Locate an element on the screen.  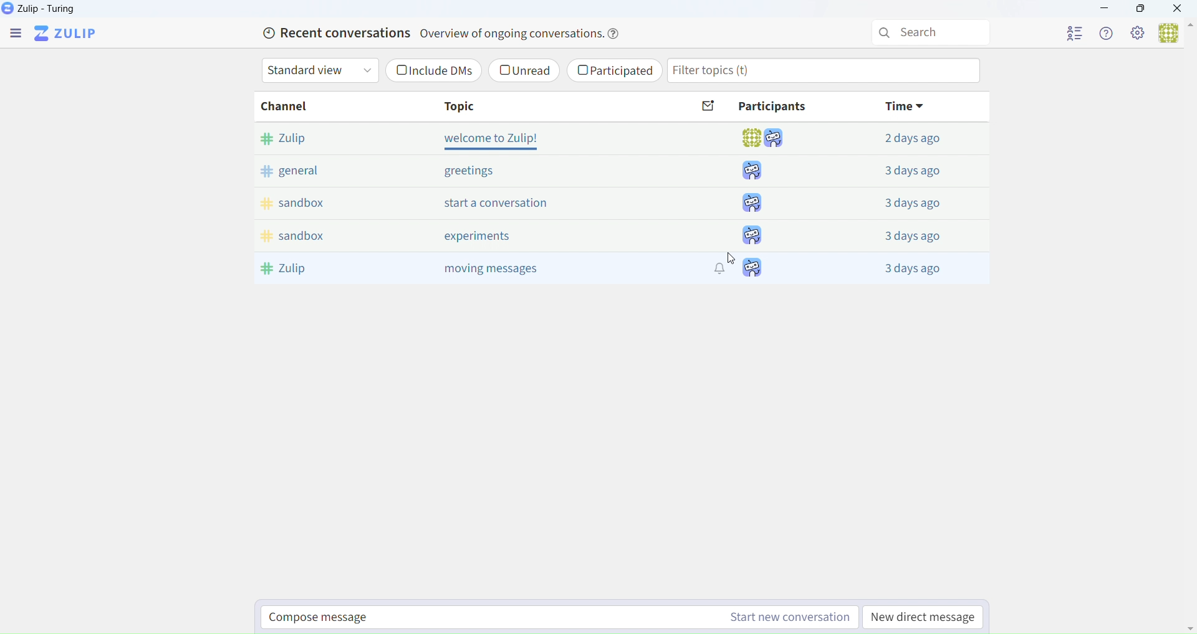
Zulip is located at coordinates (42, 9).